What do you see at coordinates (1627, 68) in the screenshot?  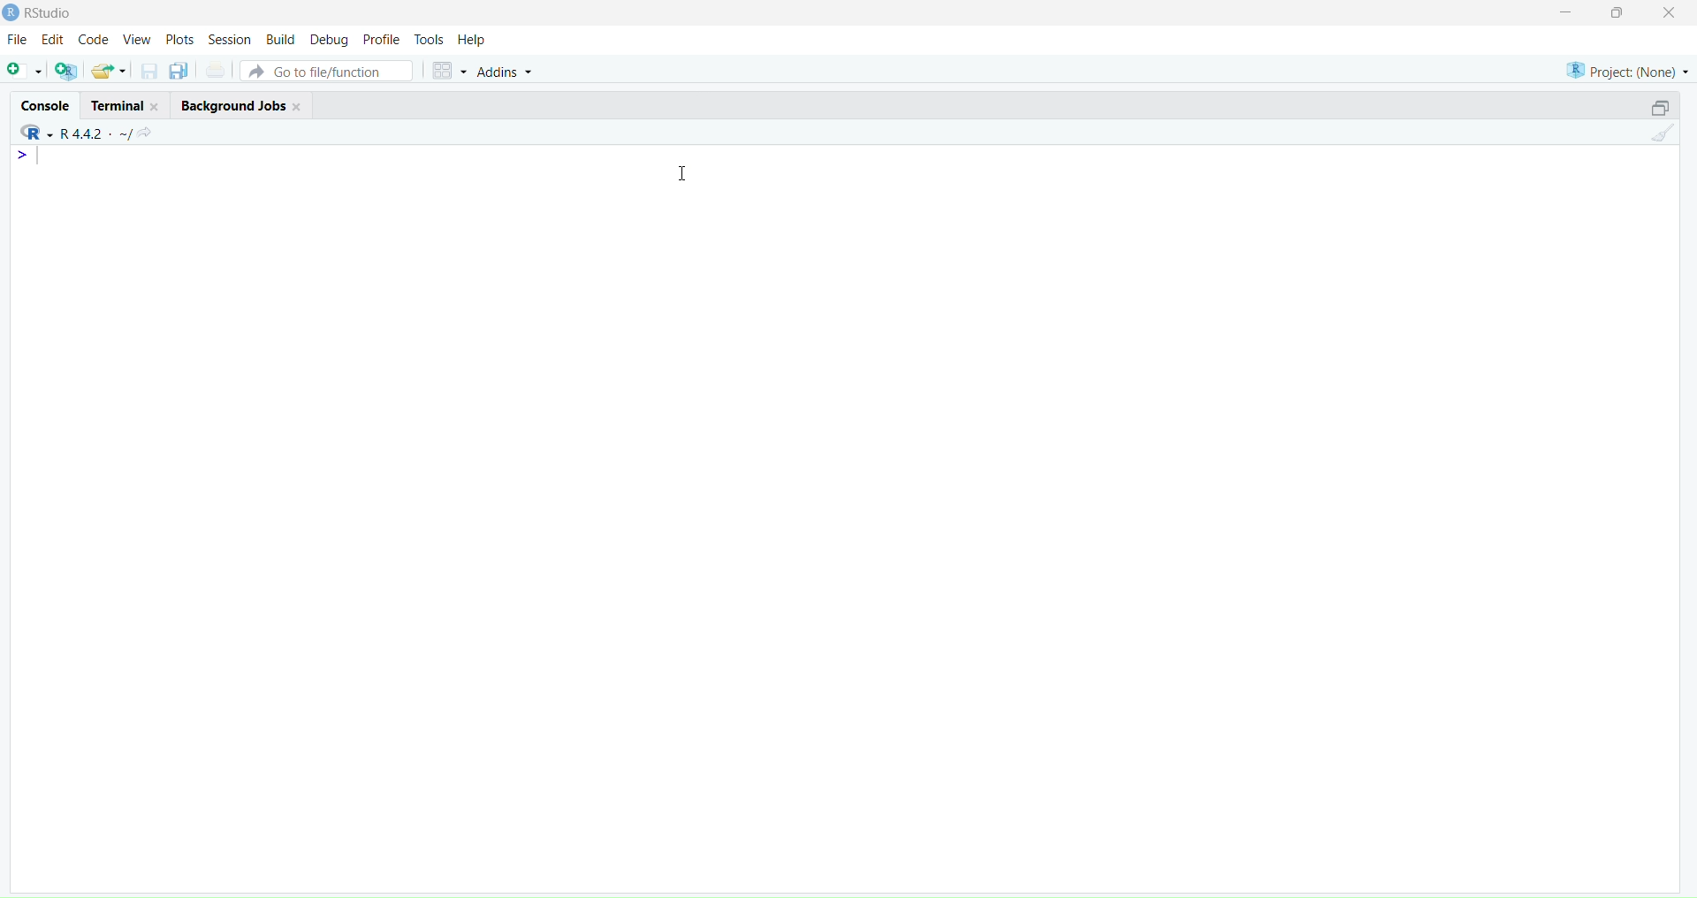 I see `Project: (None)` at bounding box center [1627, 68].